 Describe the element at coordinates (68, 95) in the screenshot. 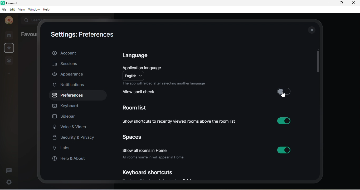

I see `preferences` at that location.